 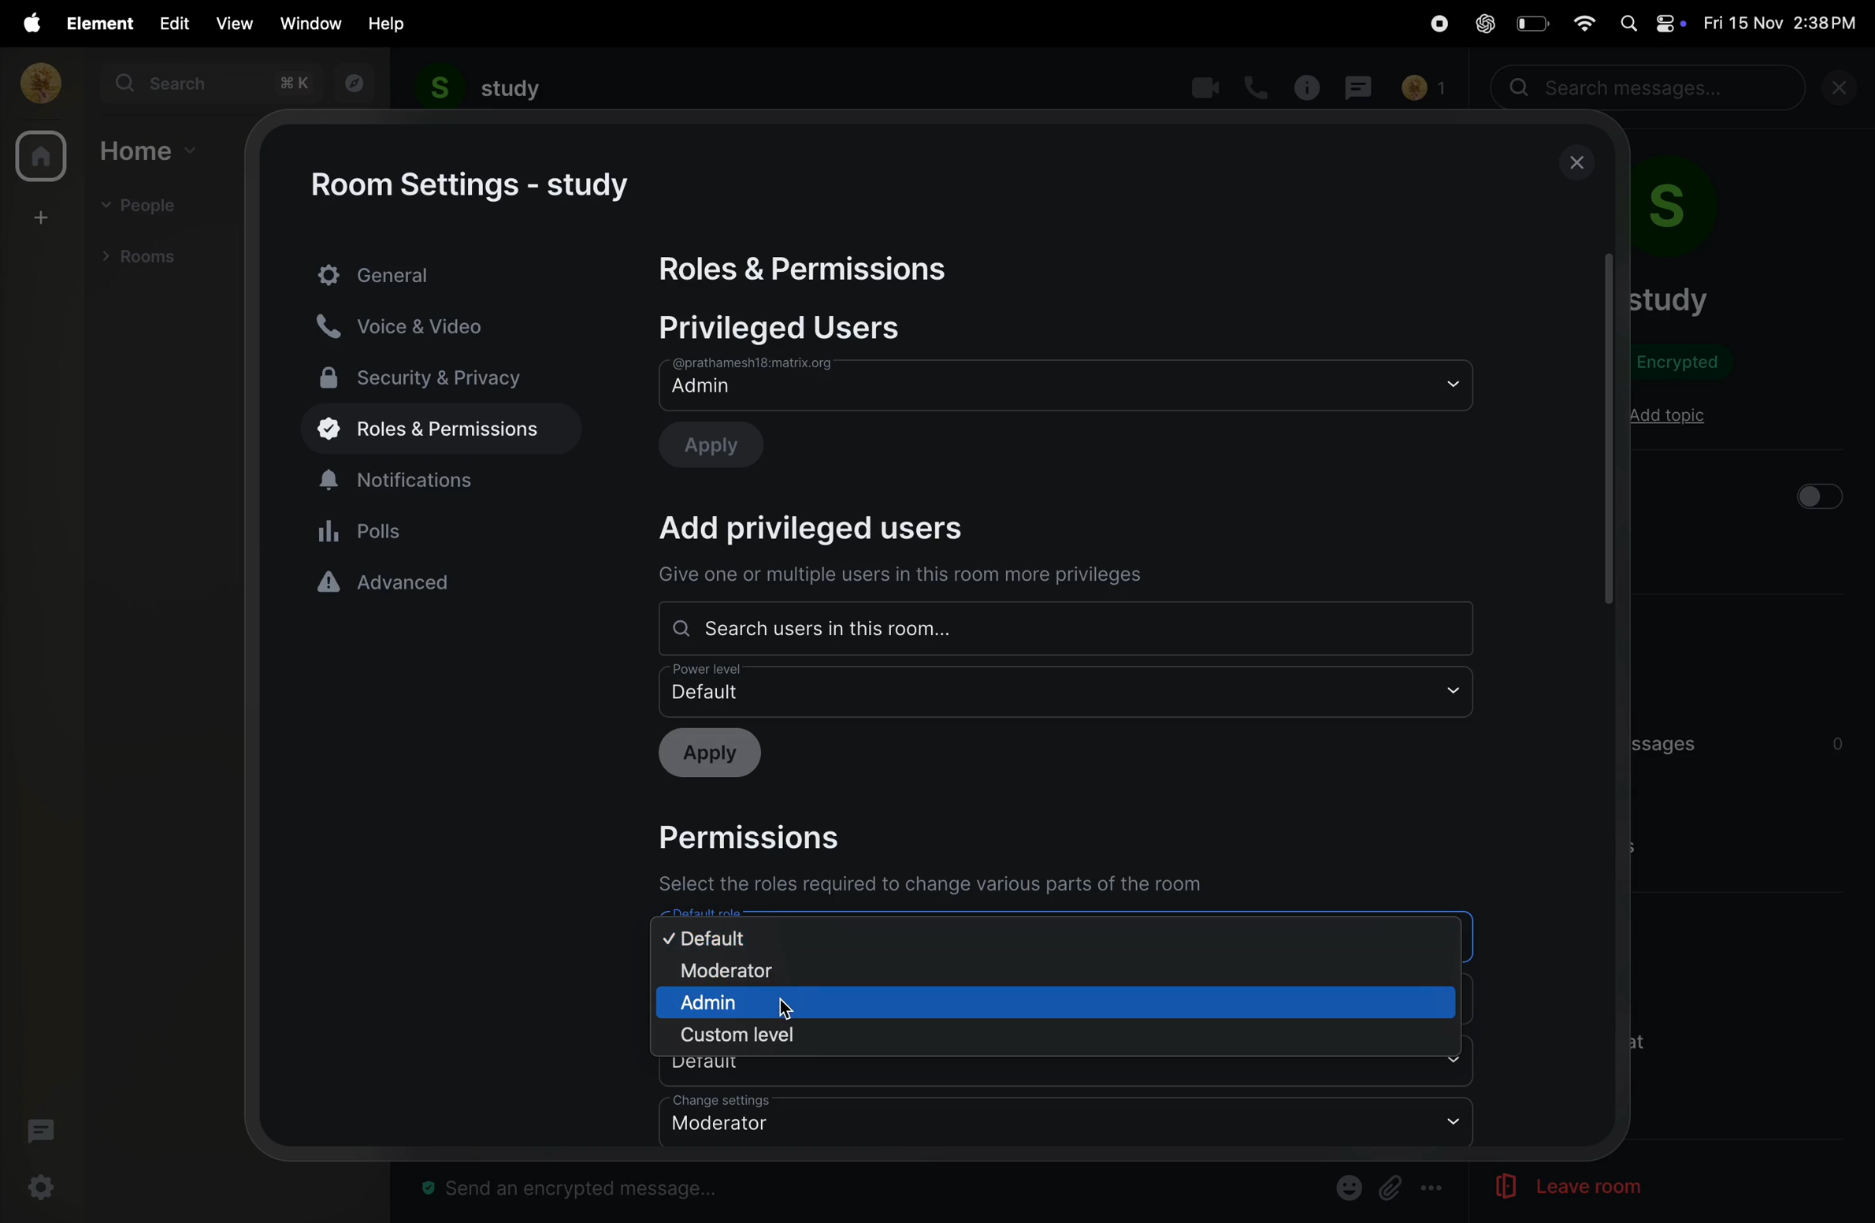 I want to click on select the roles, so click(x=936, y=885).